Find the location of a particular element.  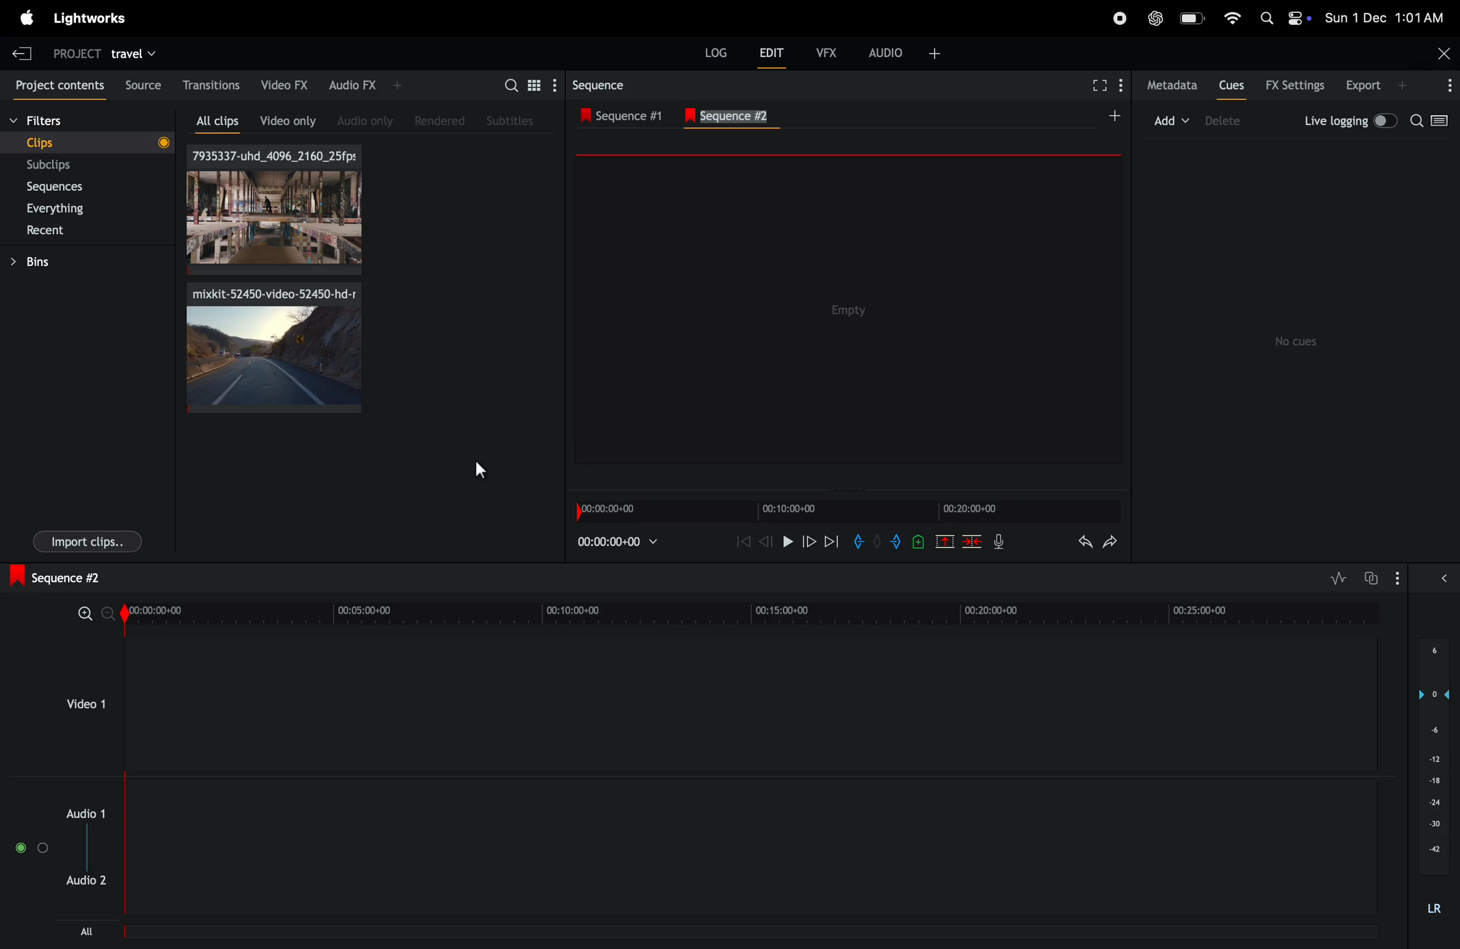

device is located at coordinates (1225, 120).